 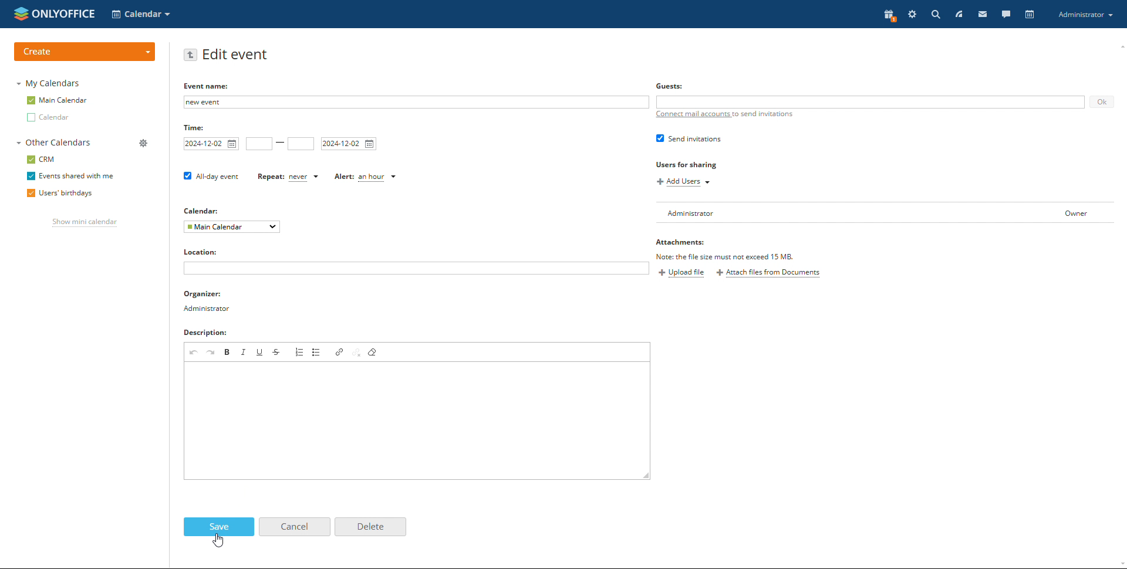 What do you see at coordinates (141, 15) in the screenshot?
I see `select application` at bounding box center [141, 15].